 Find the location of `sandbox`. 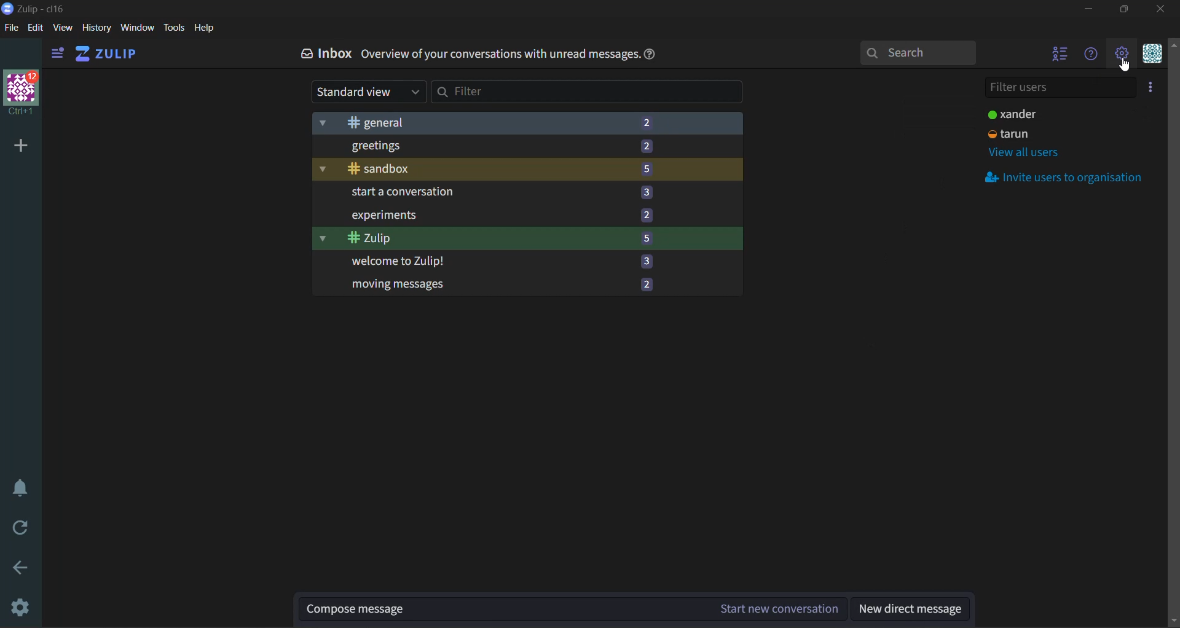

sandbox is located at coordinates (487, 169).